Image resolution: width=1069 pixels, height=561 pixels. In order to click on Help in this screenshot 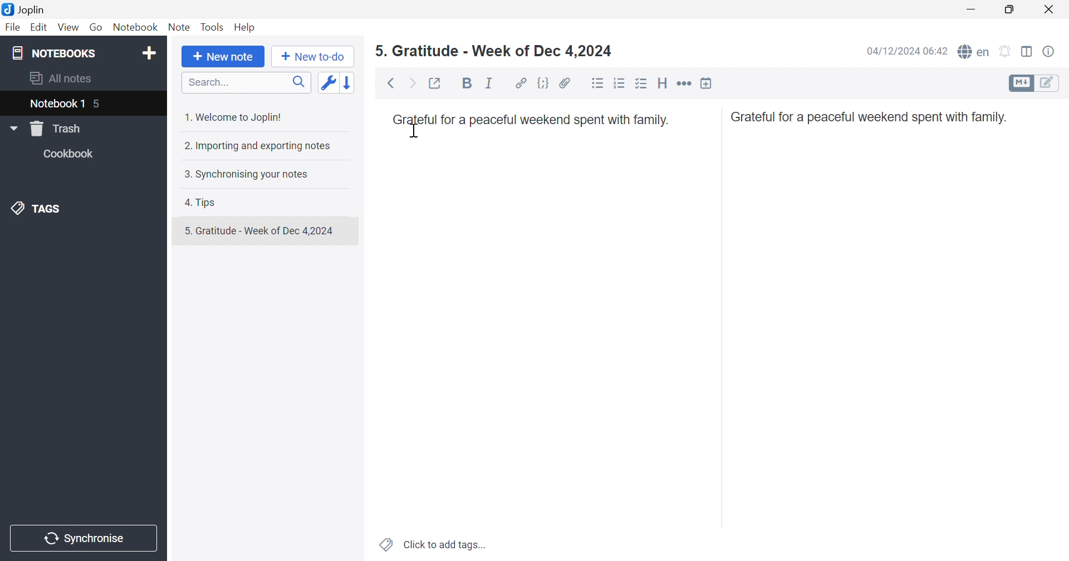, I will do `click(246, 27)`.